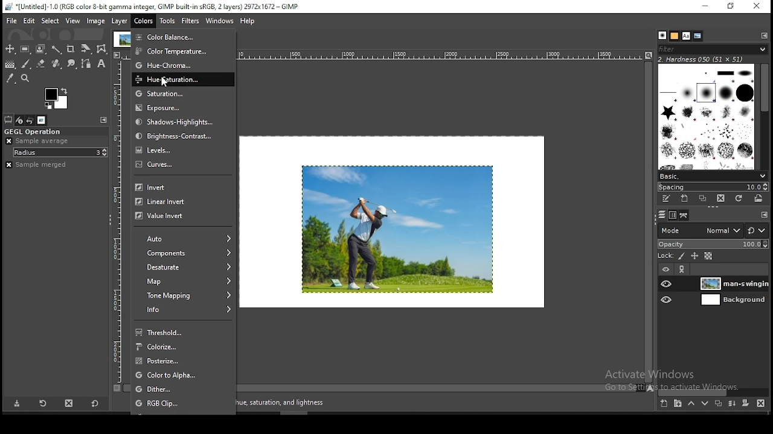  What do you see at coordinates (685, 200) in the screenshot?
I see `create a new brush` at bounding box center [685, 200].